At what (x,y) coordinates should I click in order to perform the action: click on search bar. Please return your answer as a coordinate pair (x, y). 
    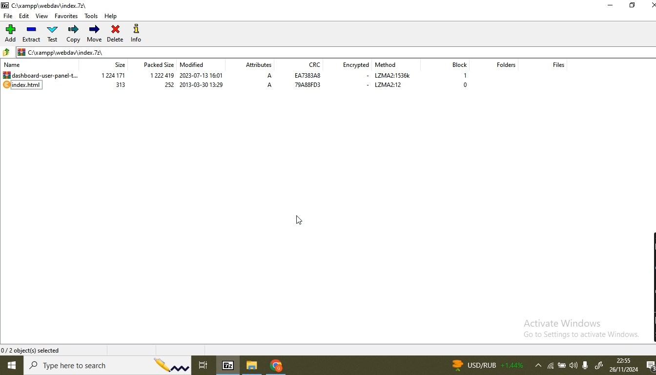
    Looking at the image, I should click on (109, 366).